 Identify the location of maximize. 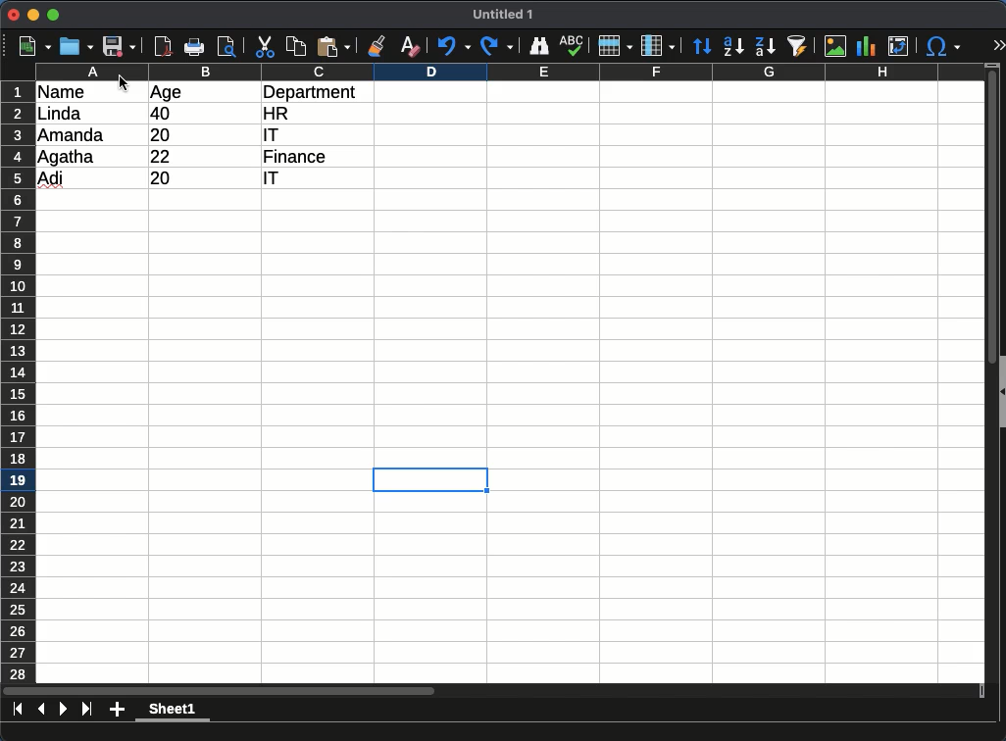
(55, 14).